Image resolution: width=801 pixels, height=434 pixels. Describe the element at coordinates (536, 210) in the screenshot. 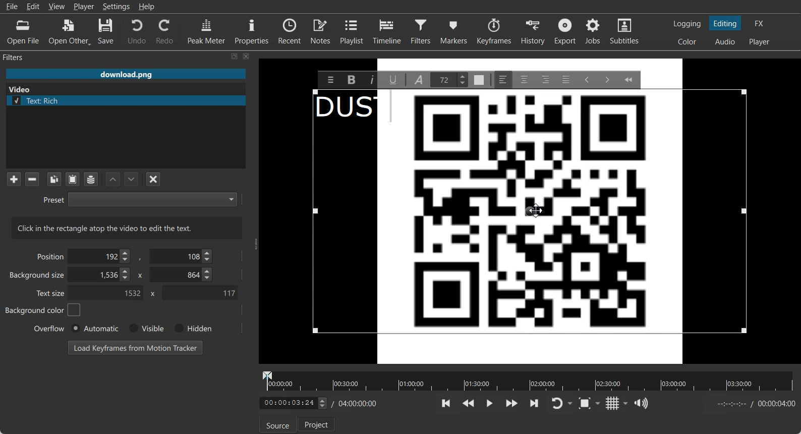

I see `Move Cursor` at that location.